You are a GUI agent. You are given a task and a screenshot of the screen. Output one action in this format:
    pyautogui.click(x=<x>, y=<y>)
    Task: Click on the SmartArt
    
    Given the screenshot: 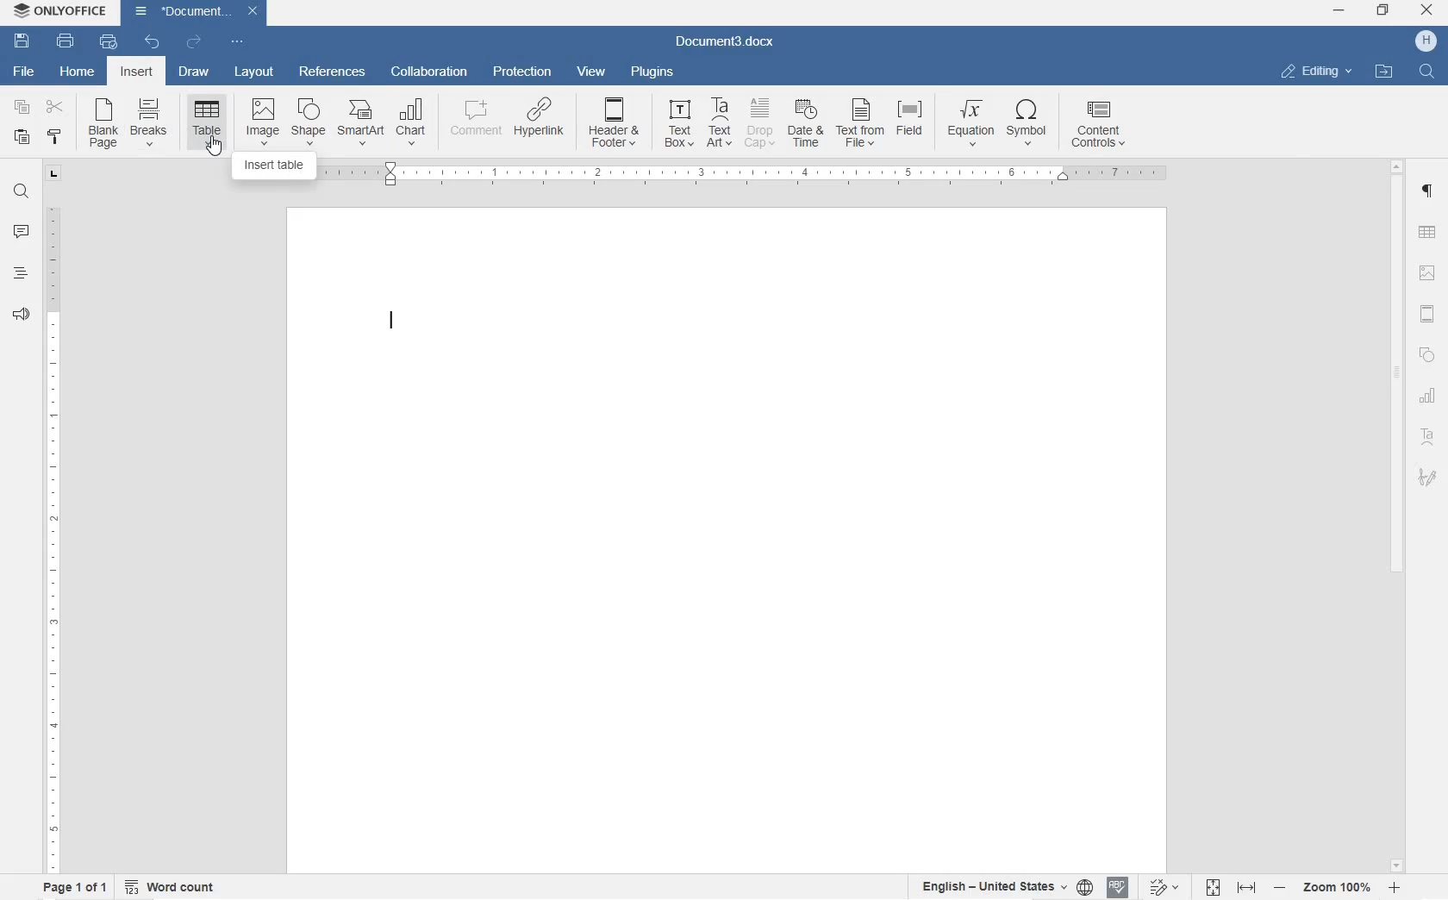 What is the action you would take?
    pyautogui.click(x=359, y=124)
    